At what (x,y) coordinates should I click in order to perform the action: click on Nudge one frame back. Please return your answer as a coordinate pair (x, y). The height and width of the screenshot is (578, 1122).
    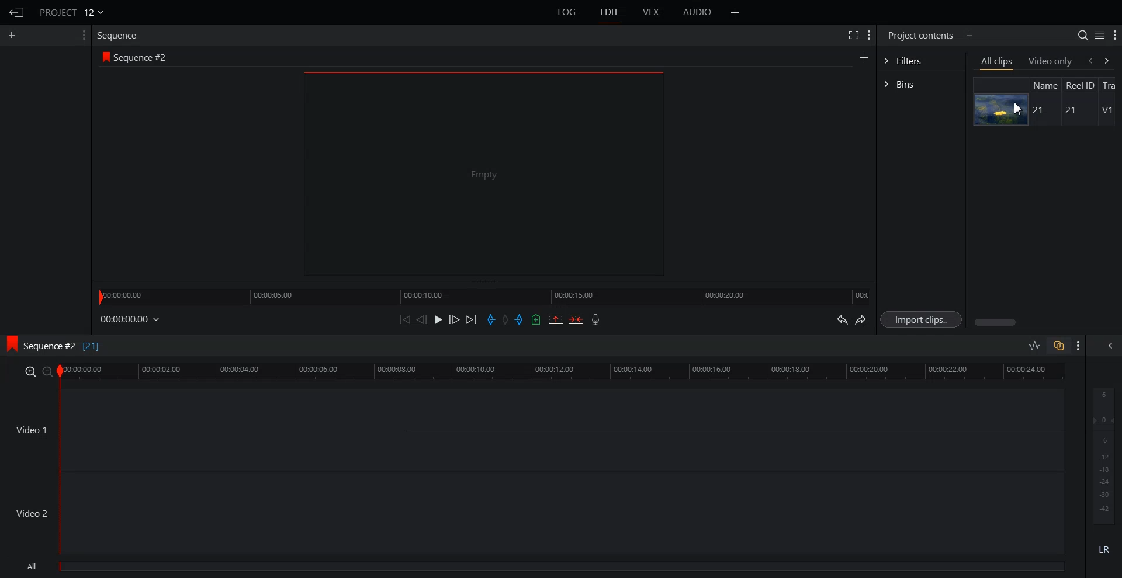
    Looking at the image, I should click on (422, 319).